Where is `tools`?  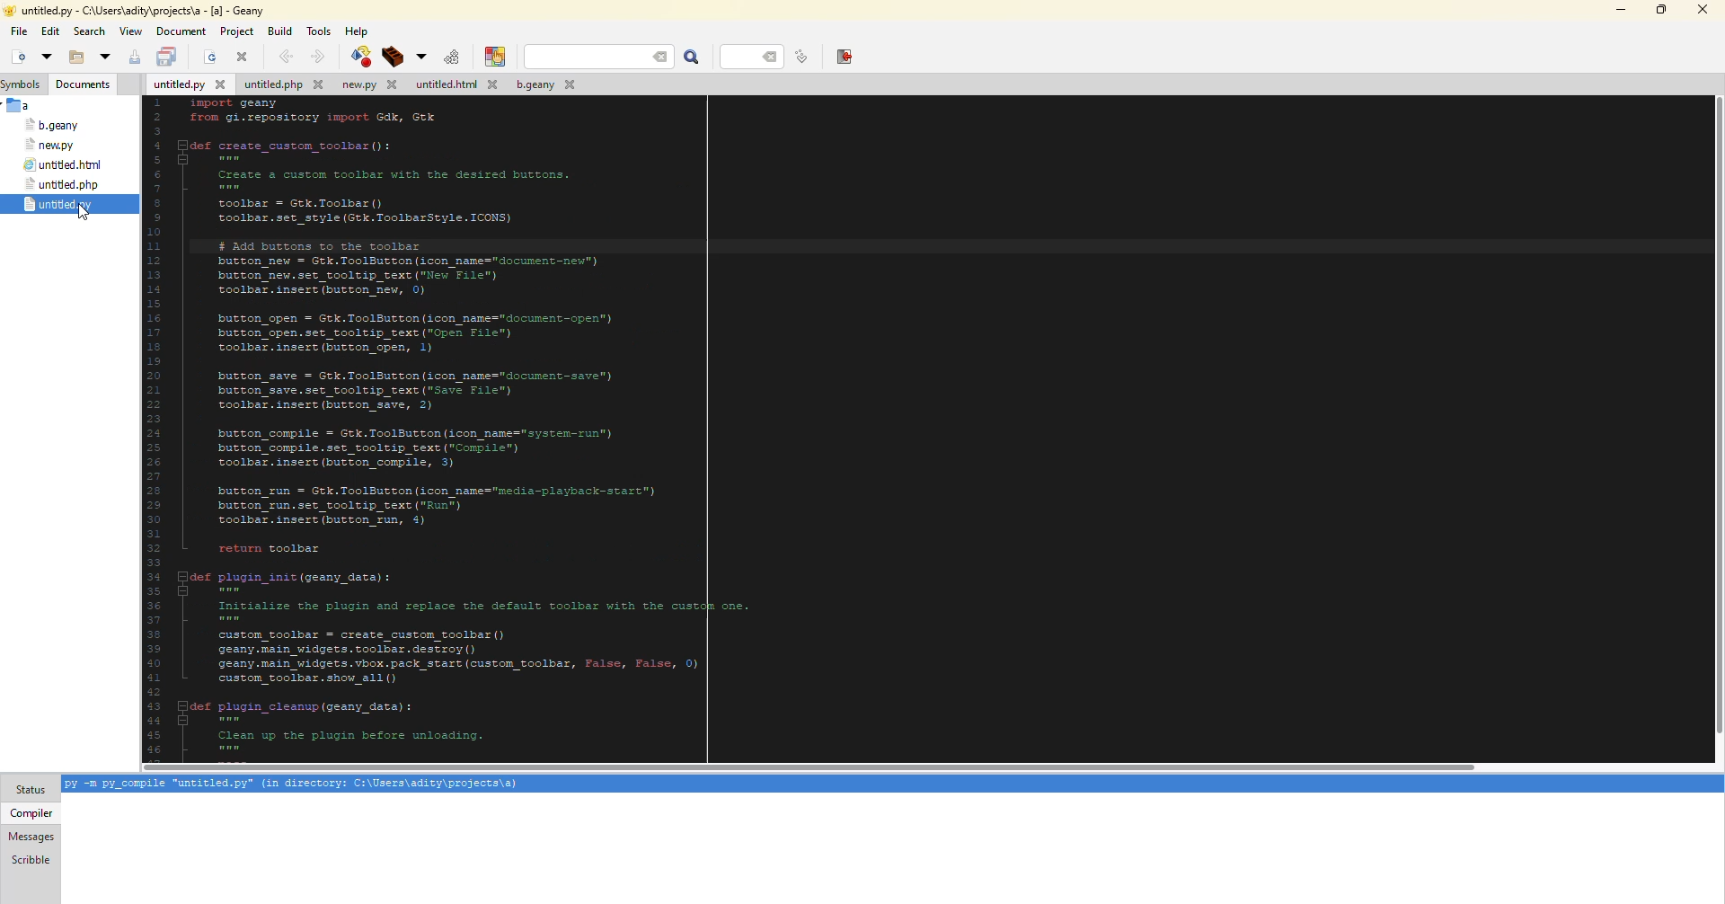 tools is located at coordinates (319, 31).